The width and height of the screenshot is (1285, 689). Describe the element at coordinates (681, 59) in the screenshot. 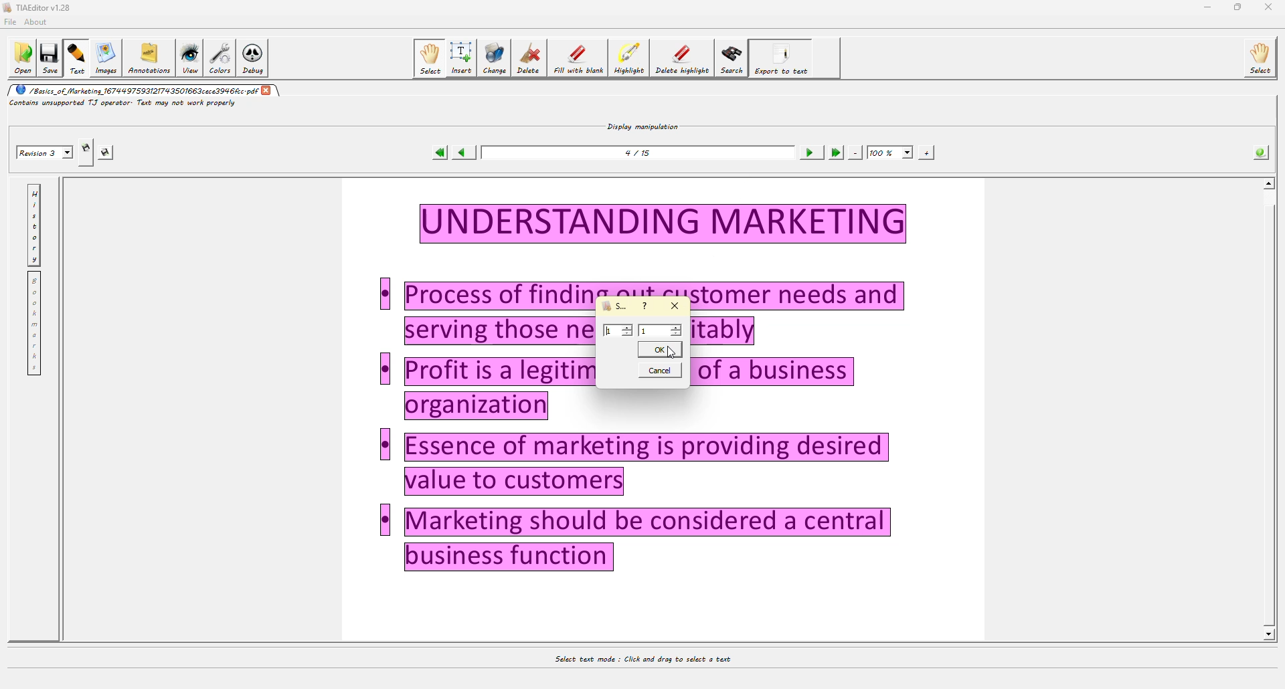

I see `delete highlight` at that location.